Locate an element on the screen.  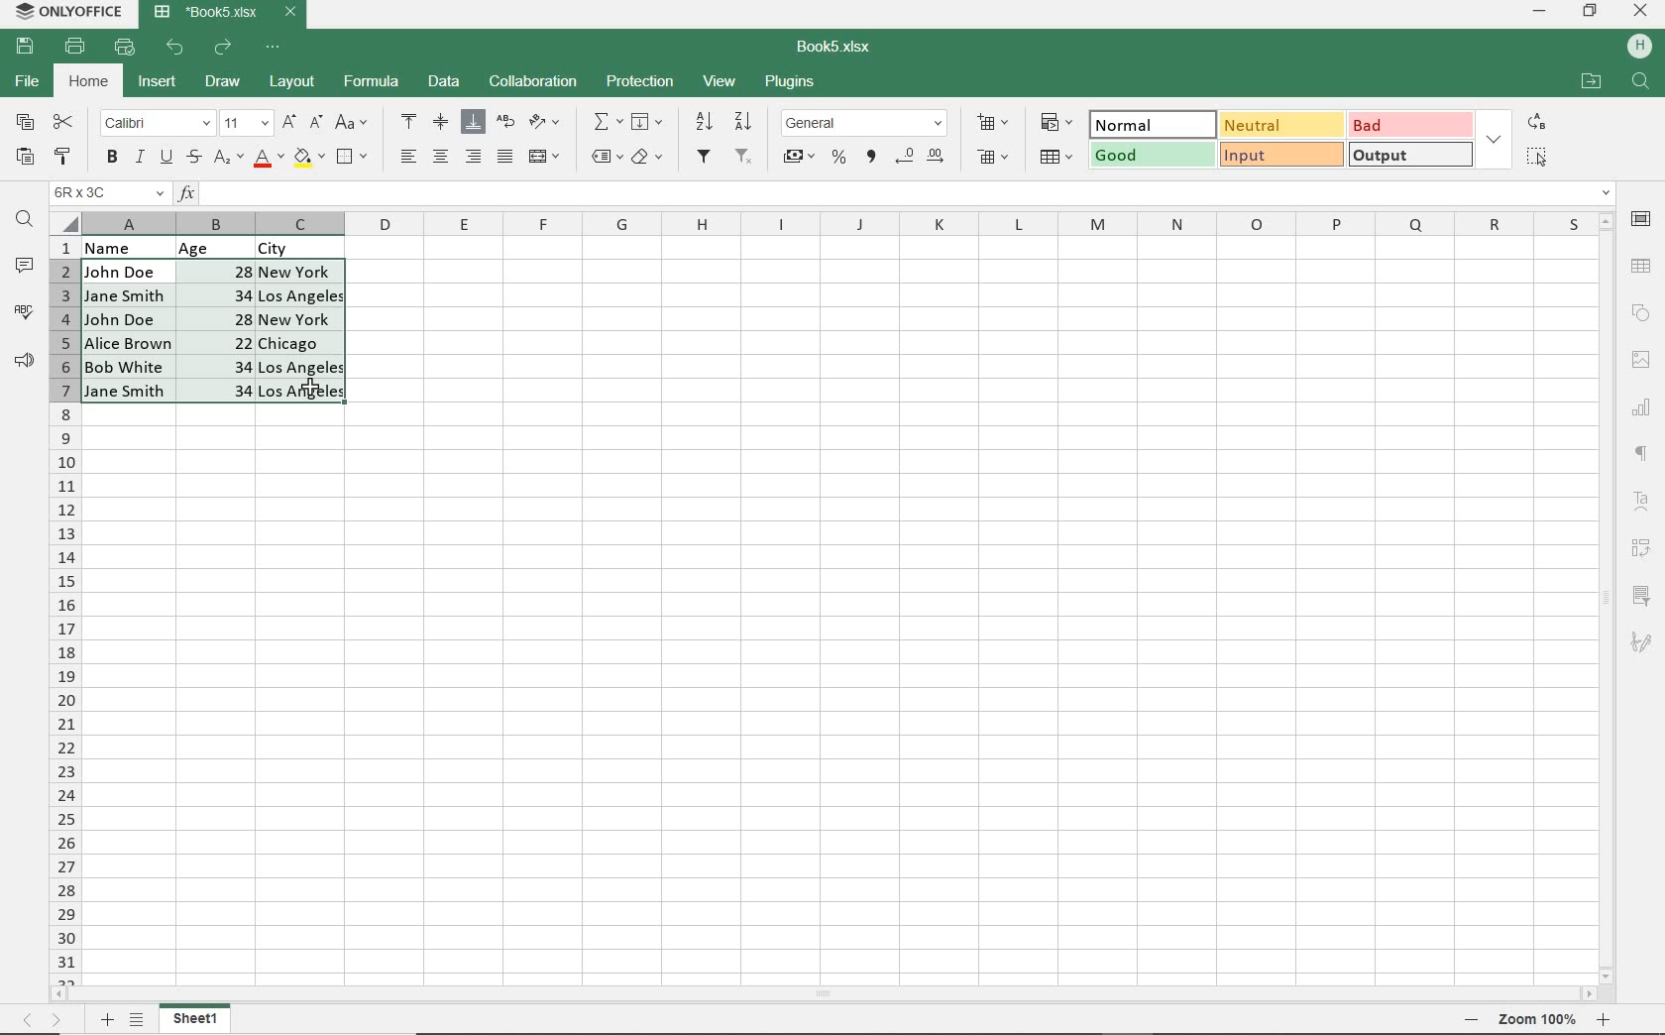
VIEW is located at coordinates (721, 80).